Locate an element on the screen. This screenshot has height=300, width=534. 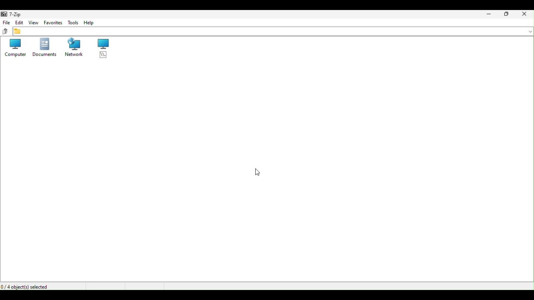
up is located at coordinates (5, 32).